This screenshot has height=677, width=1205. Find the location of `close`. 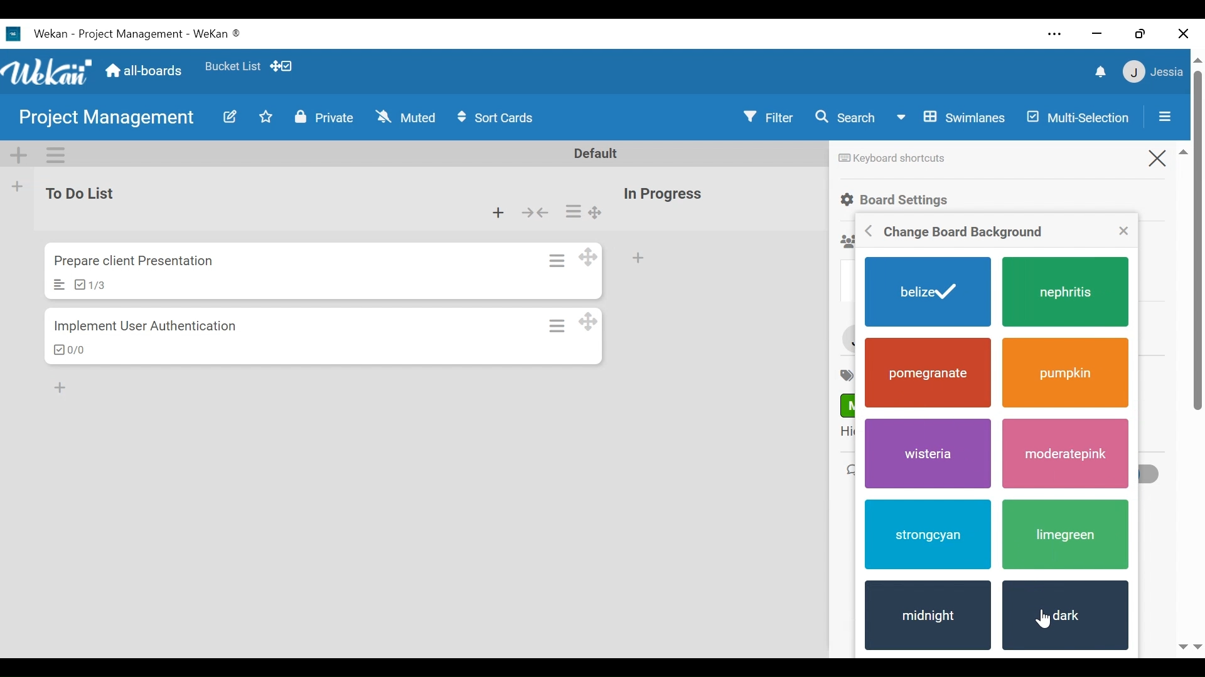

close is located at coordinates (1099, 34).